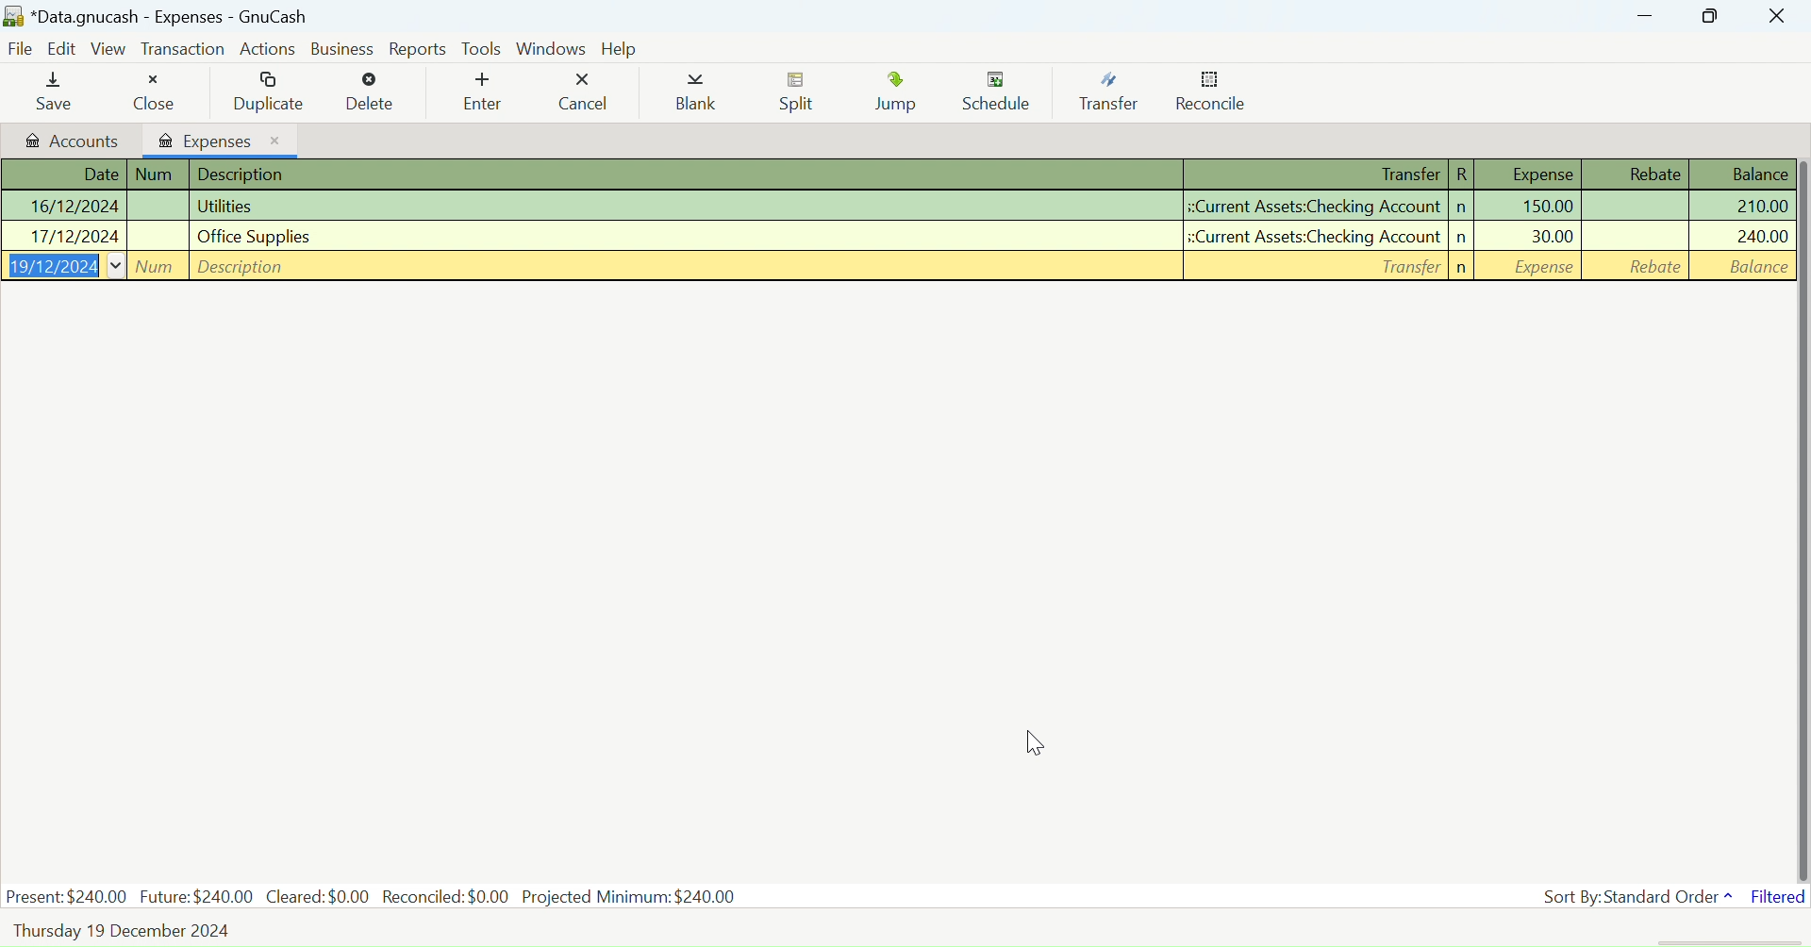 The height and width of the screenshot is (947, 1811). Describe the element at coordinates (273, 91) in the screenshot. I see `Duplicate` at that location.